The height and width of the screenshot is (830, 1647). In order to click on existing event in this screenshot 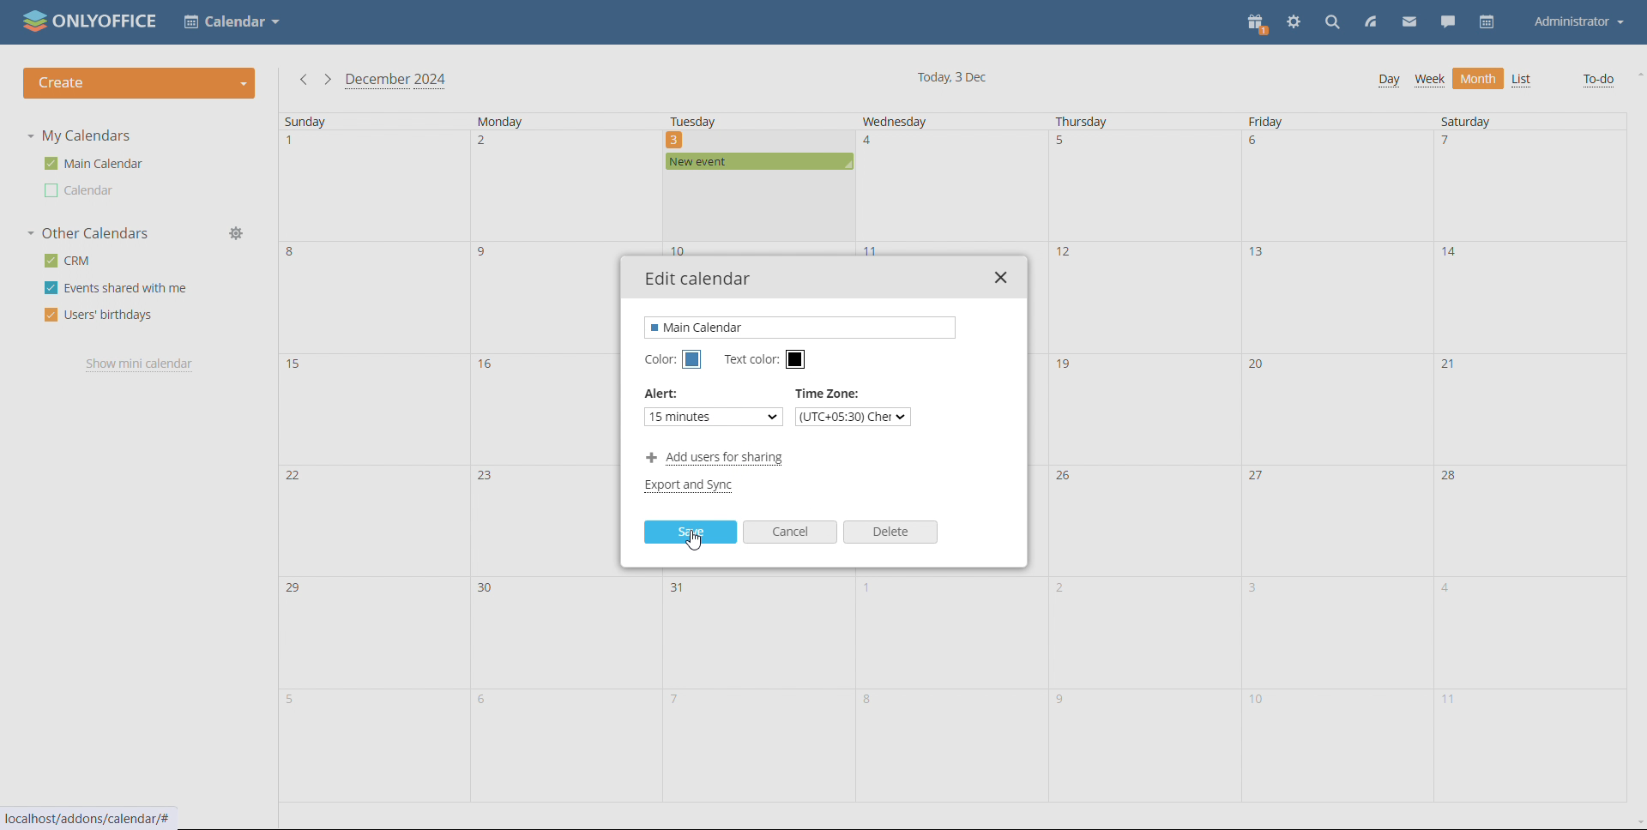, I will do `click(759, 162)`.